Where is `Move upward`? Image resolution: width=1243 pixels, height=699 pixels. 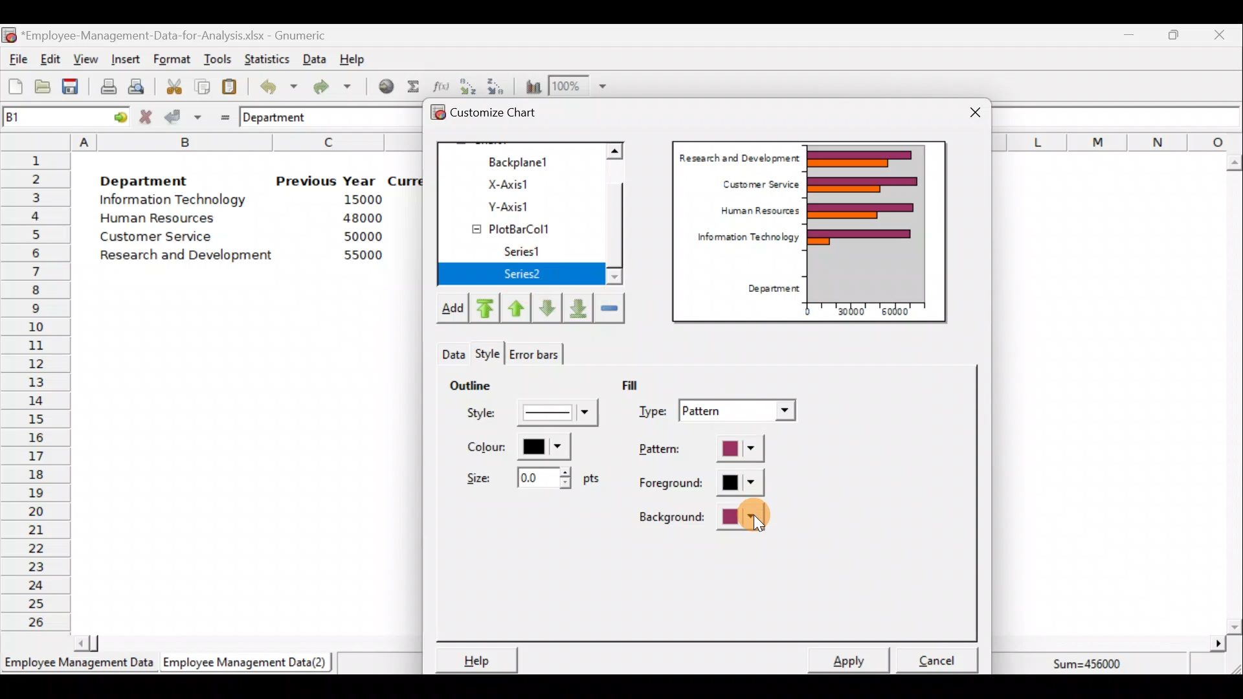 Move upward is located at coordinates (483, 309).